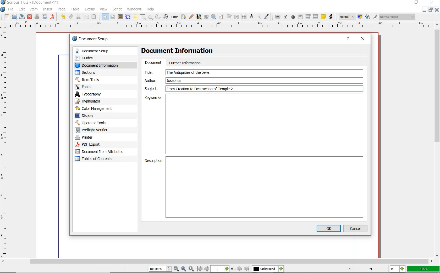 This screenshot has height=273, width=440. I want to click on subject, so click(151, 88).